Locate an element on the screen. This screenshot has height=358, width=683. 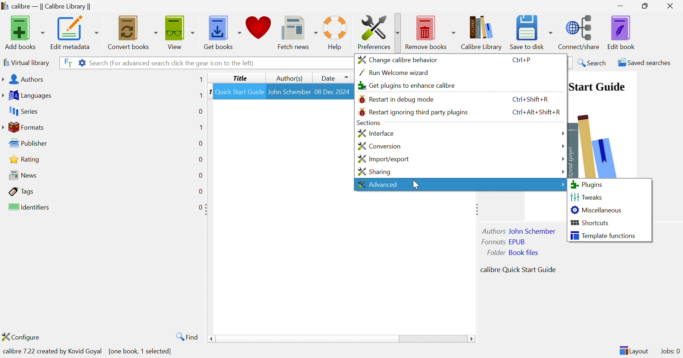
Saved searches is located at coordinates (644, 63).